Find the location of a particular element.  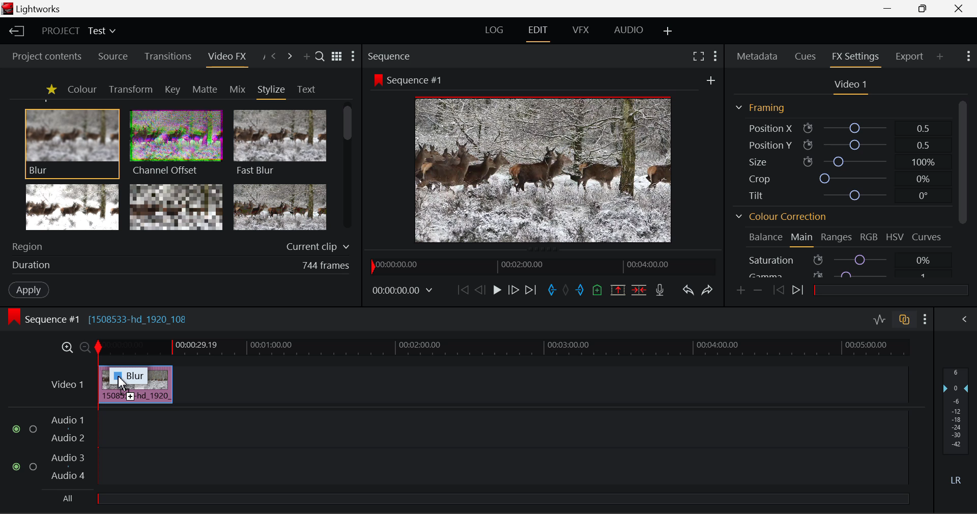

Play is located at coordinates (496, 290).